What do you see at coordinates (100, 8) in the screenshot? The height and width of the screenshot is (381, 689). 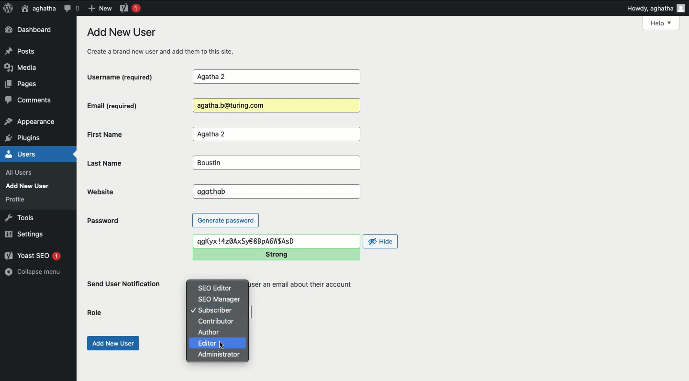 I see `New` at bounding box center [100, 8].